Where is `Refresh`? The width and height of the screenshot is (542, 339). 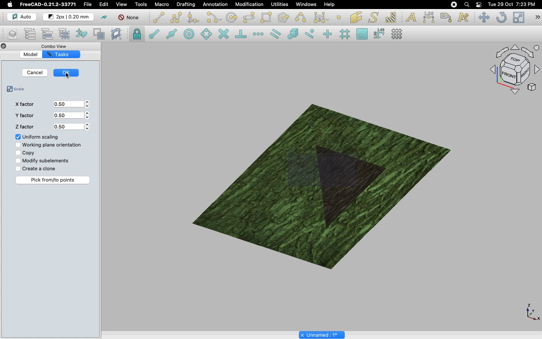
Refresh is located at coordinates (501, 17).